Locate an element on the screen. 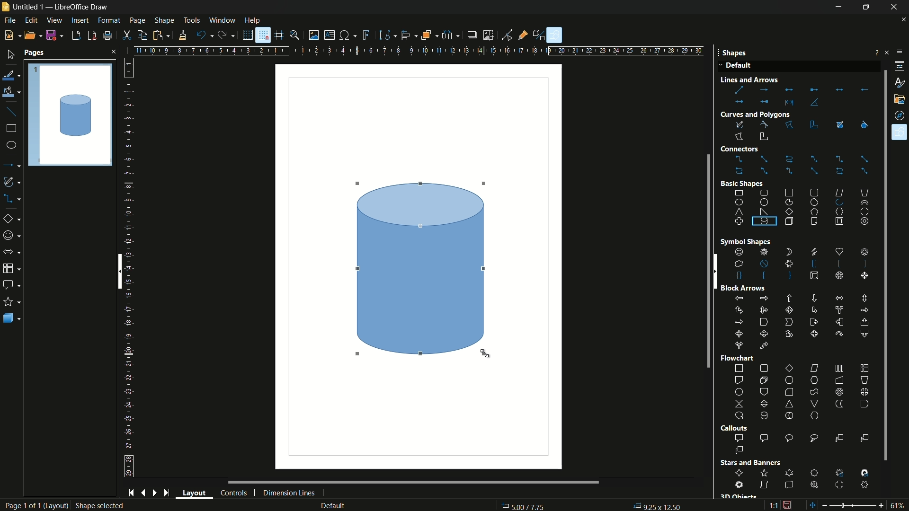  line color is located at coordinates (11, 76).